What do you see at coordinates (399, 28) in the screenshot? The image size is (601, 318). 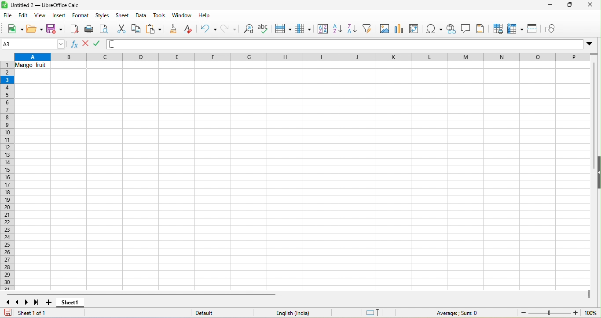 I see `chart` at bounding box center [399, 28].